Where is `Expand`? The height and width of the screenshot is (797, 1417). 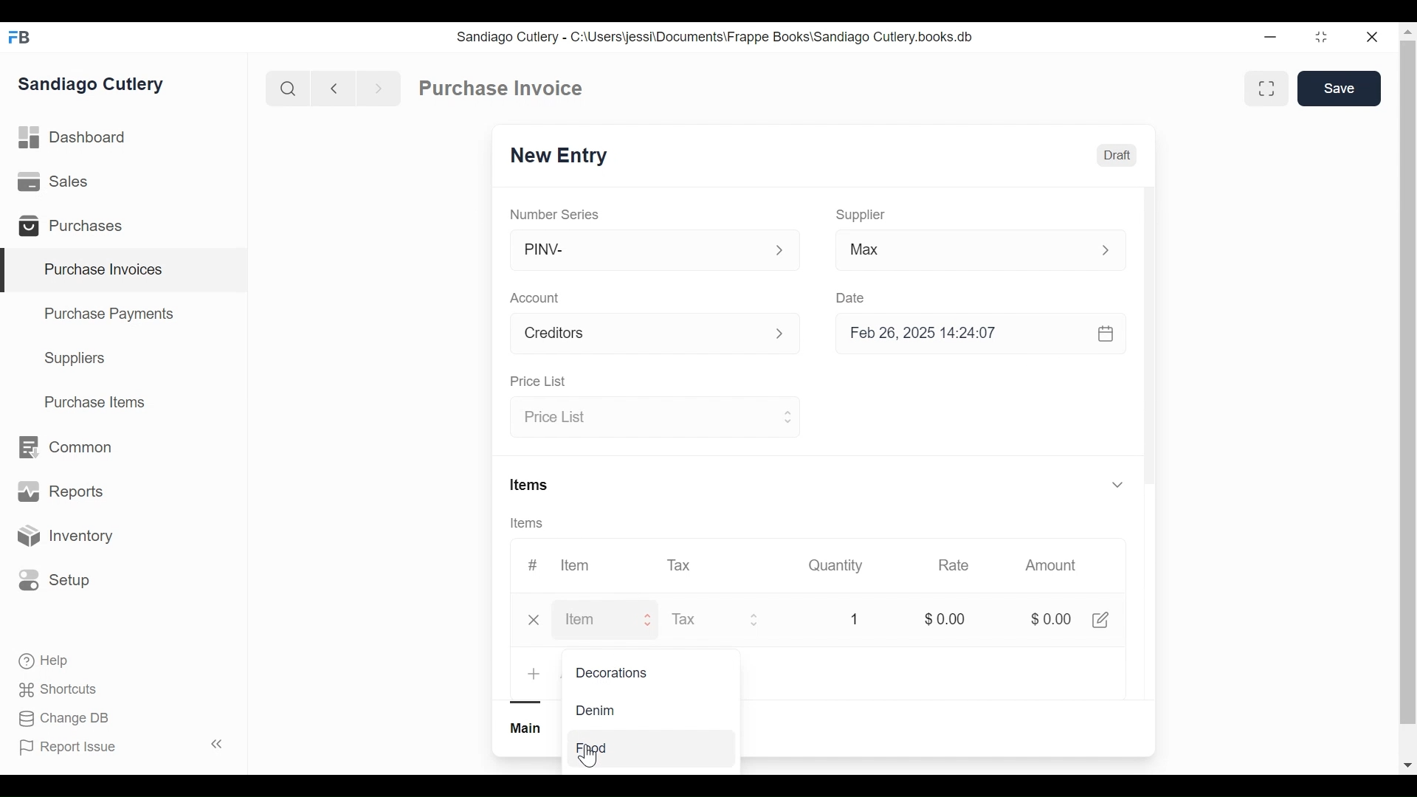
Expand is located at coordinates (1119, 483).